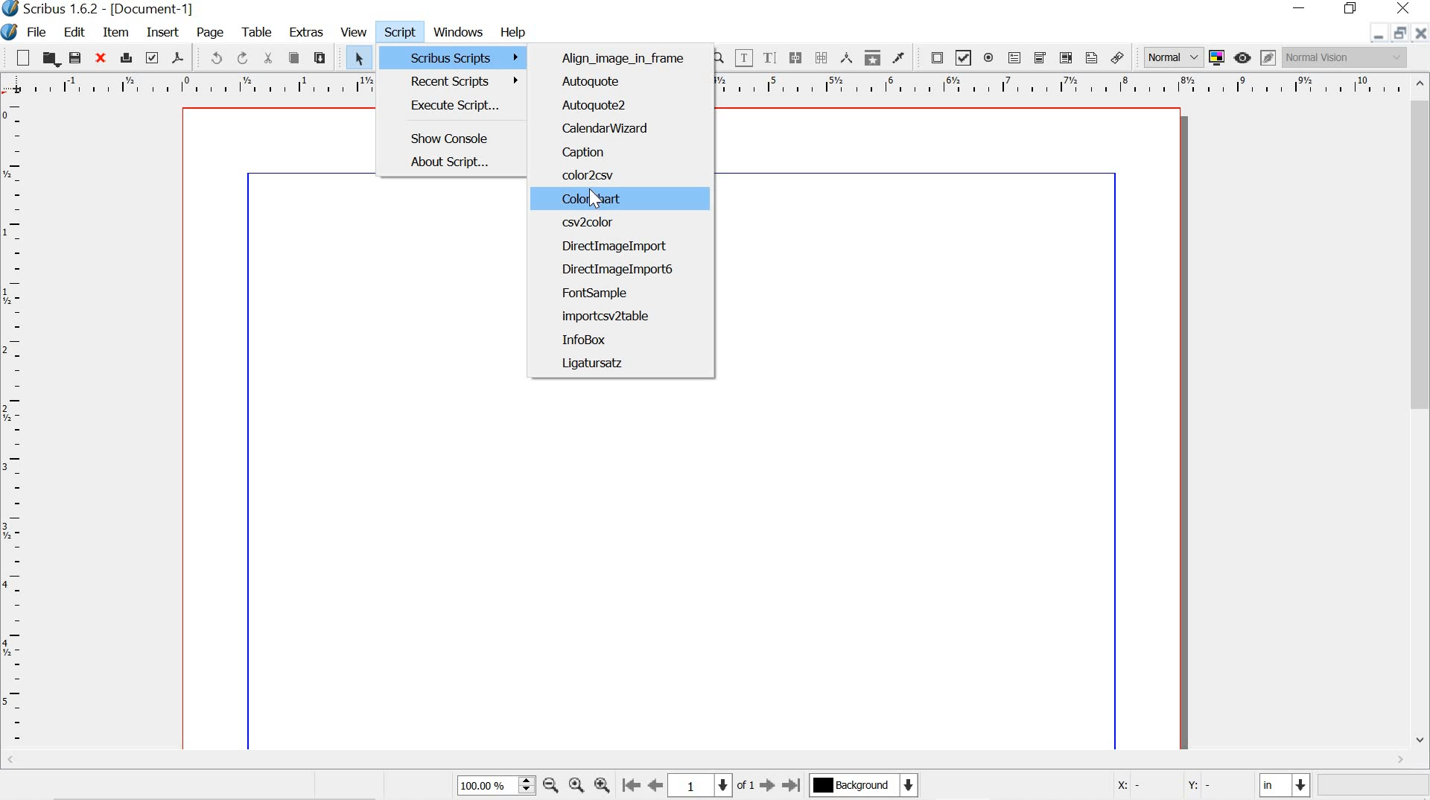 The height and width of the screenshot is (800, 1430). Describe the element at coordinates (51, 59) in the screenshot. I see `open` at that location.